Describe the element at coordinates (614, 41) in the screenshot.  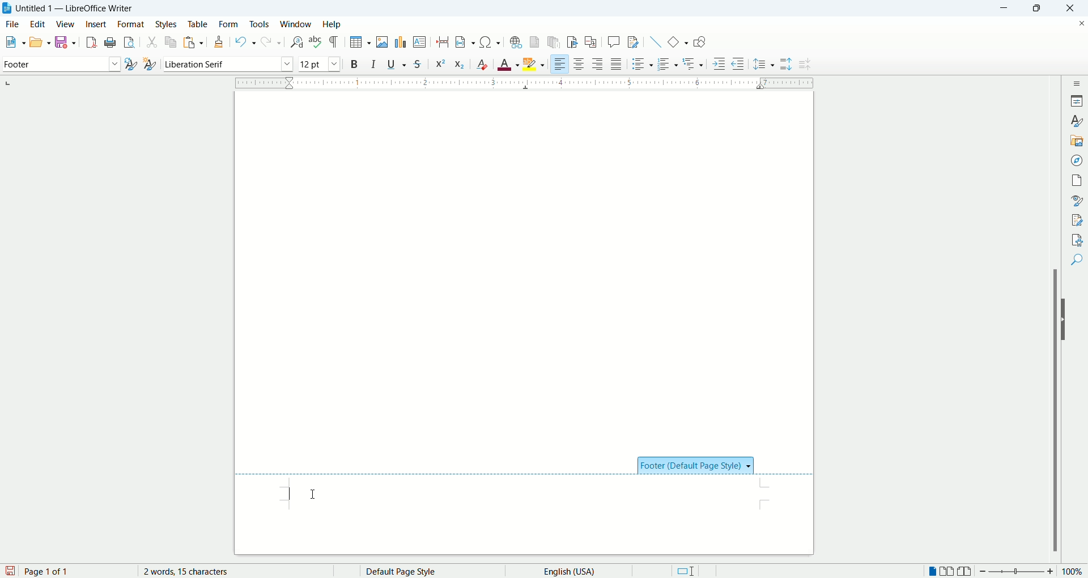
I see `insert comment` at that location.